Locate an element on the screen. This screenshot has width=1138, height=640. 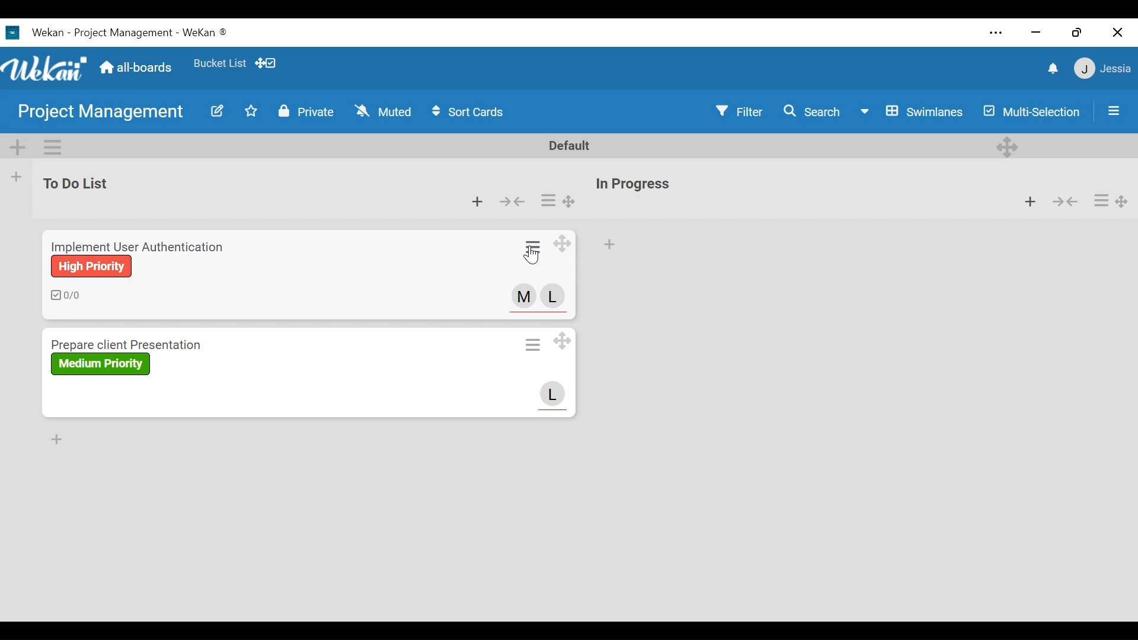
Software logo is located at coordinates (12, 33).